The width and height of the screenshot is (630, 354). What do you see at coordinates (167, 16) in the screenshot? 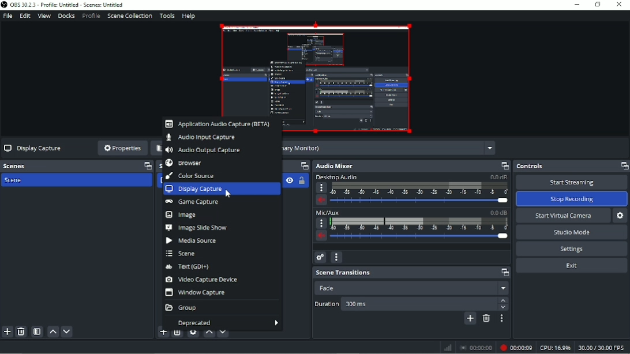
I see `Tools` at bounding box center [167, 16].